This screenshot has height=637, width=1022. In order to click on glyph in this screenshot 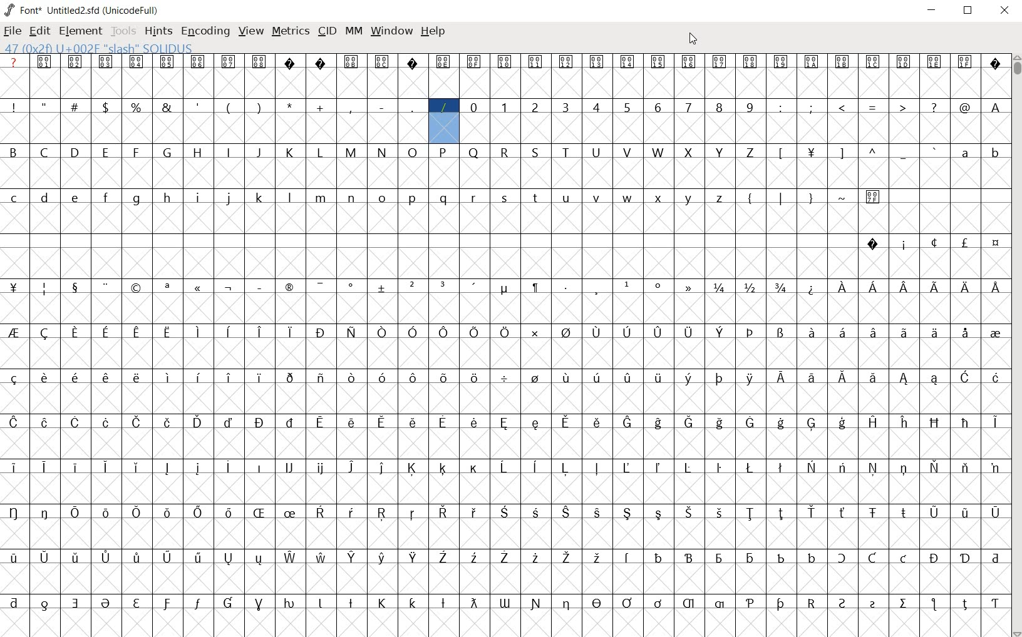, I will do `click(14, 467)`.